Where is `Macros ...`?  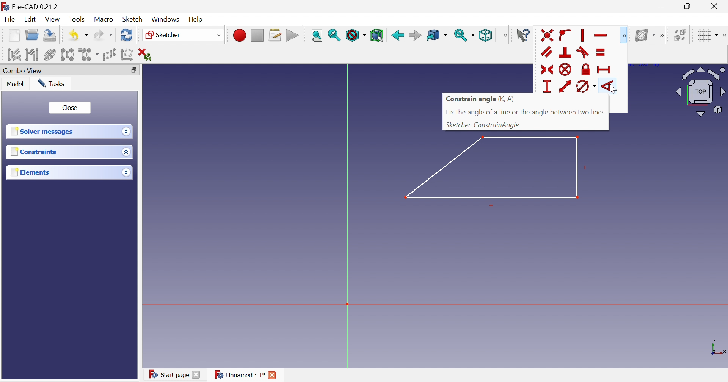 Macros ... is located at coordinates (275, 35).